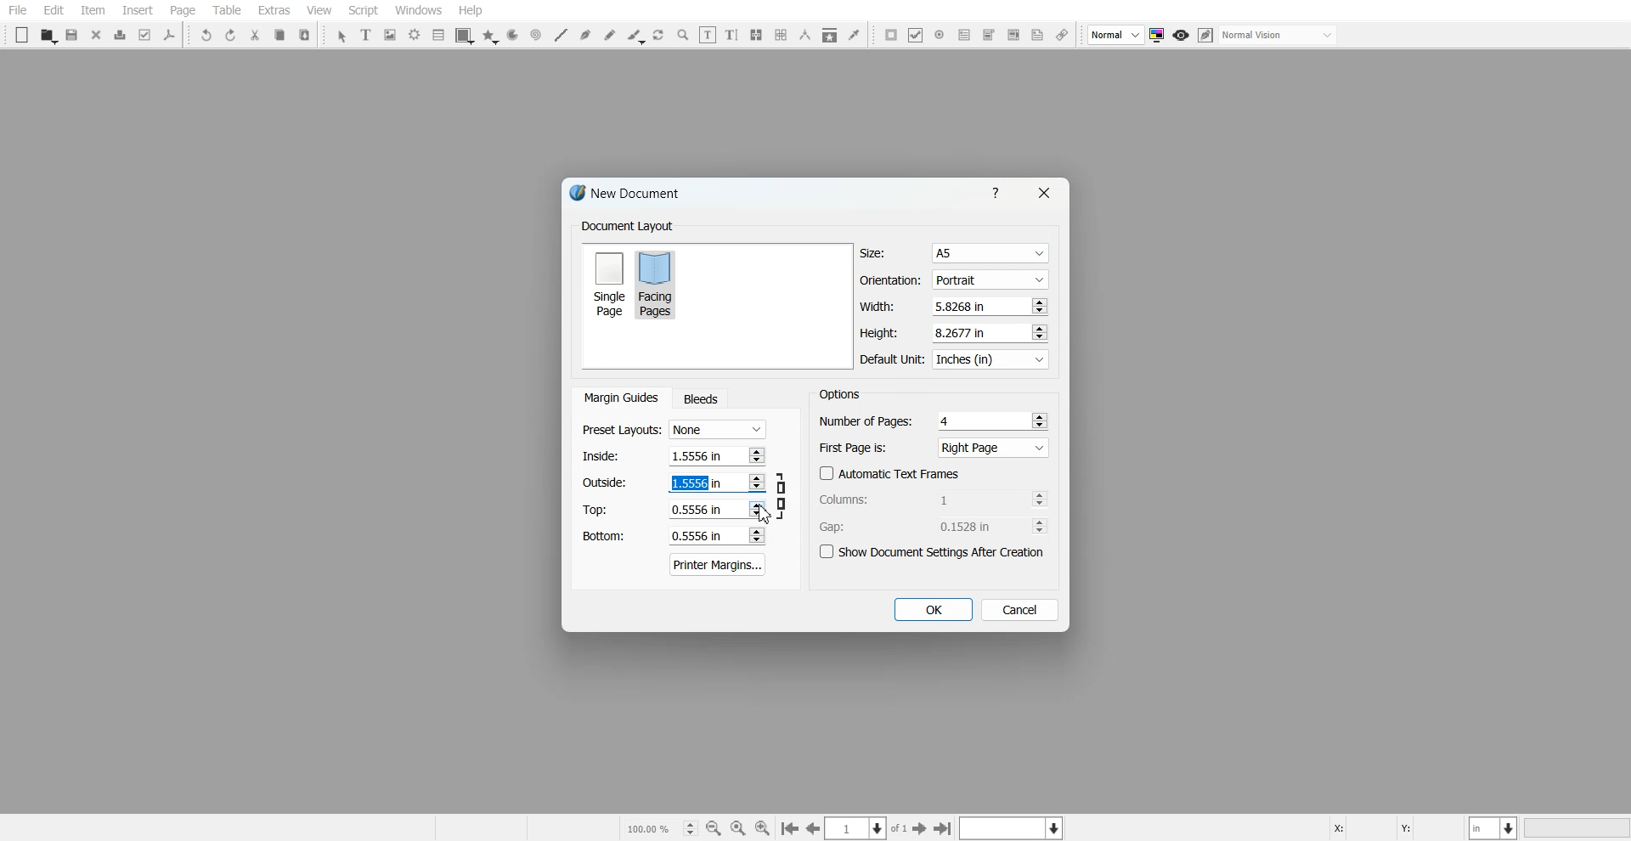  What do you see at coordinates (97, 34) in the screenshot?
I see `Close` at bounding box center [97, 34].